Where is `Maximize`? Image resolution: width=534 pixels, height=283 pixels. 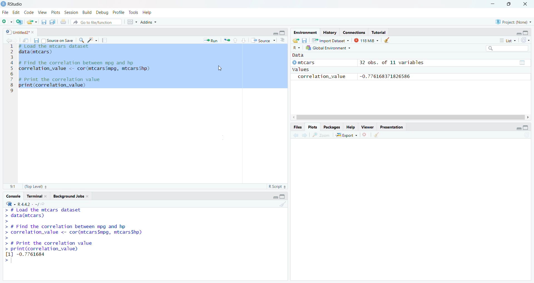
Maximize is located at coordinates (283, 33).